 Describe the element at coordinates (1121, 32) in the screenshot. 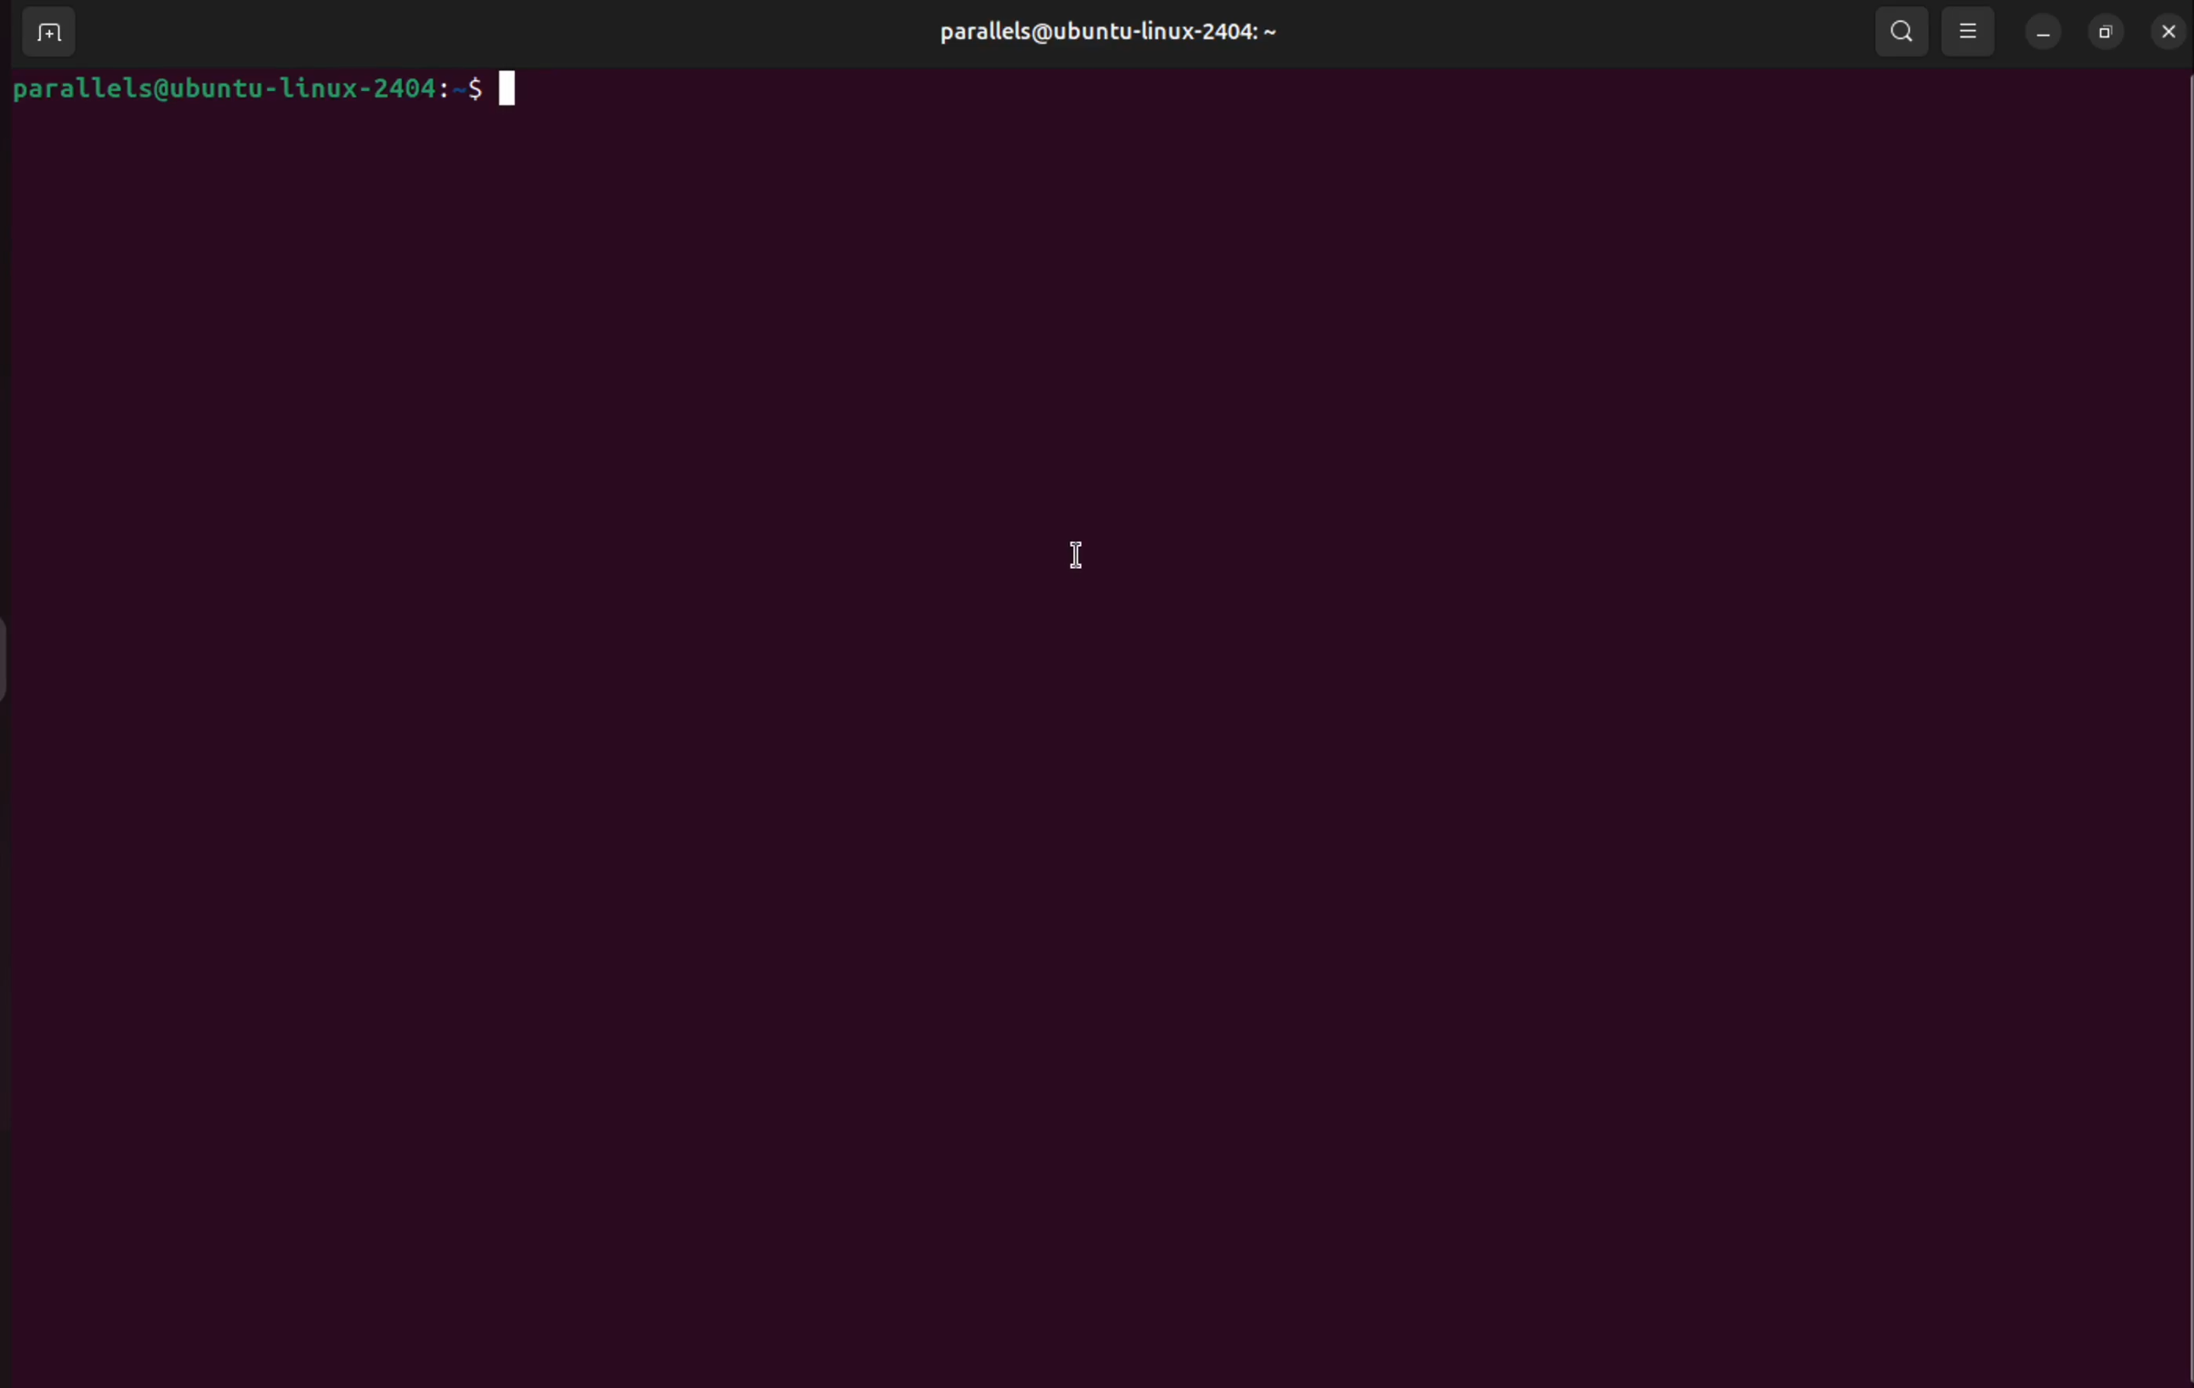

I see `user profile` at that location.